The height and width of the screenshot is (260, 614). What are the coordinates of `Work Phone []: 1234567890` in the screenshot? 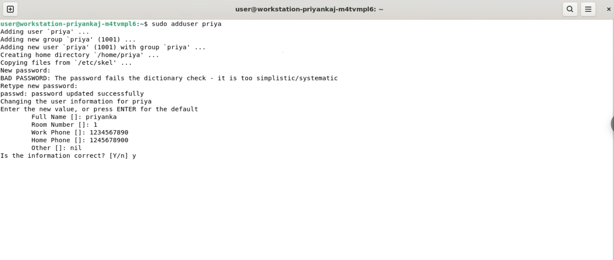 It's located at (82, 133).